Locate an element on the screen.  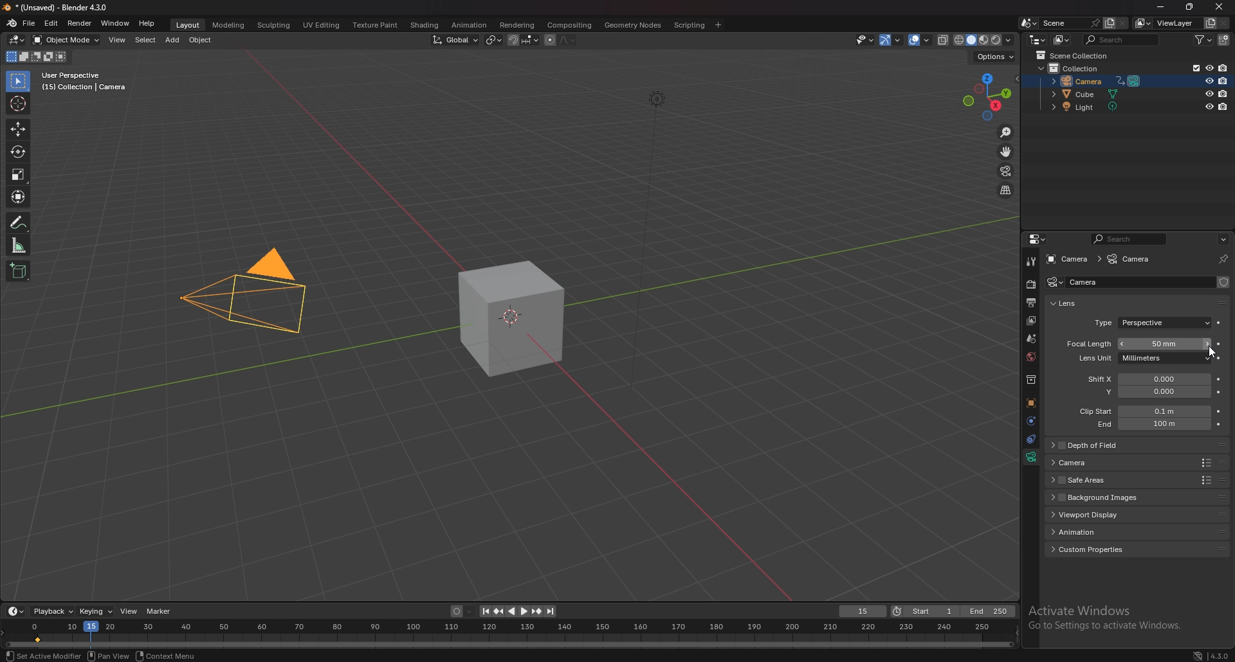
geometry nodes is located at coordinates (632, 24).